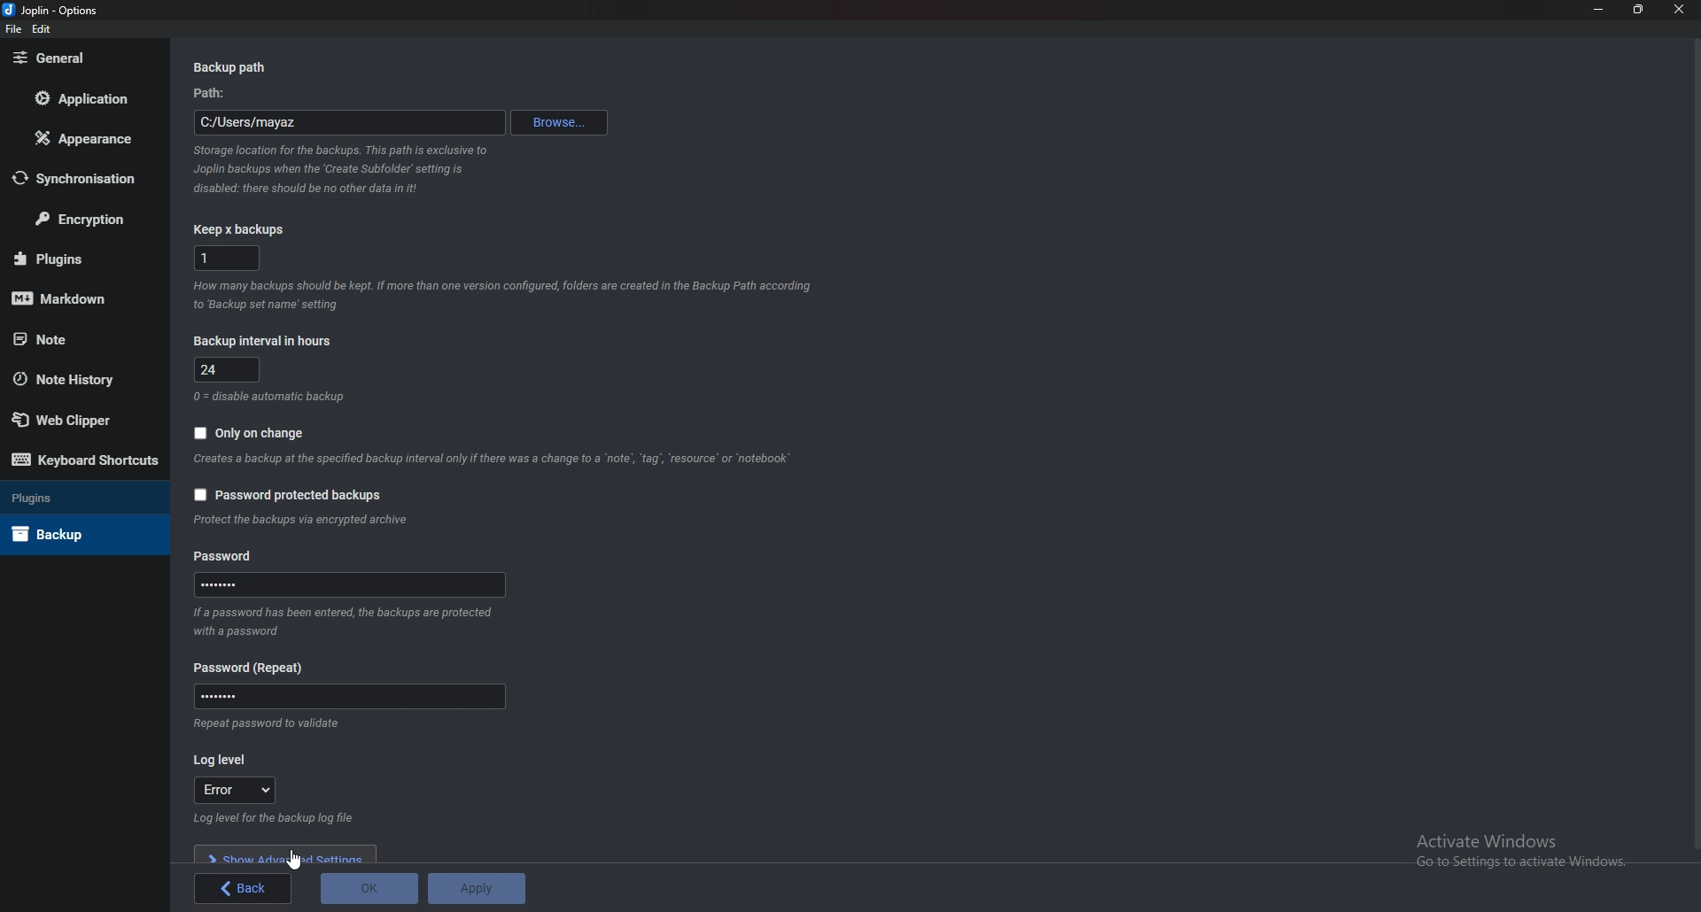 The width and height of the screenshot is (1701, 912). What do you see at coordinates (224, 557) in the screenshot?
I see `Password` at bounding box center [224, 557].